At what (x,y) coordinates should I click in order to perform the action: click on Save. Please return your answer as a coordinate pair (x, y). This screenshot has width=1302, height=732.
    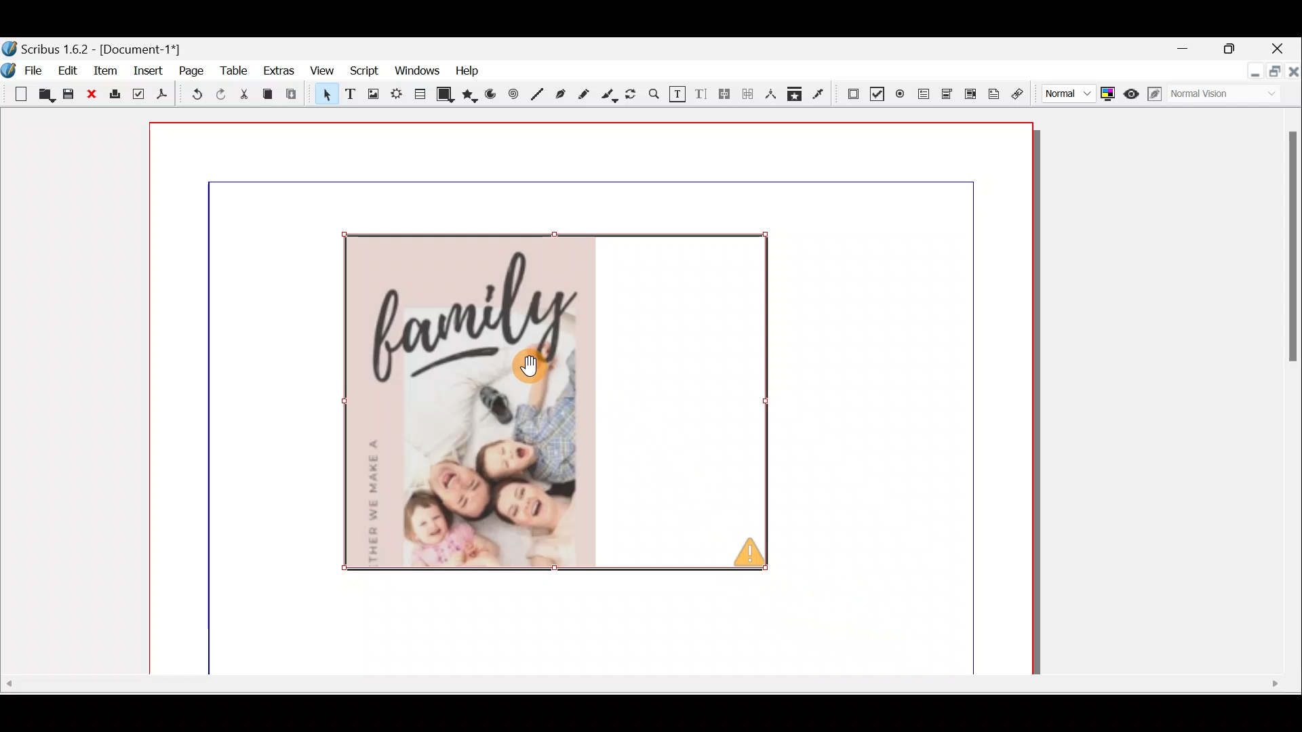
    Looking at the image, I should click on (67, 94).